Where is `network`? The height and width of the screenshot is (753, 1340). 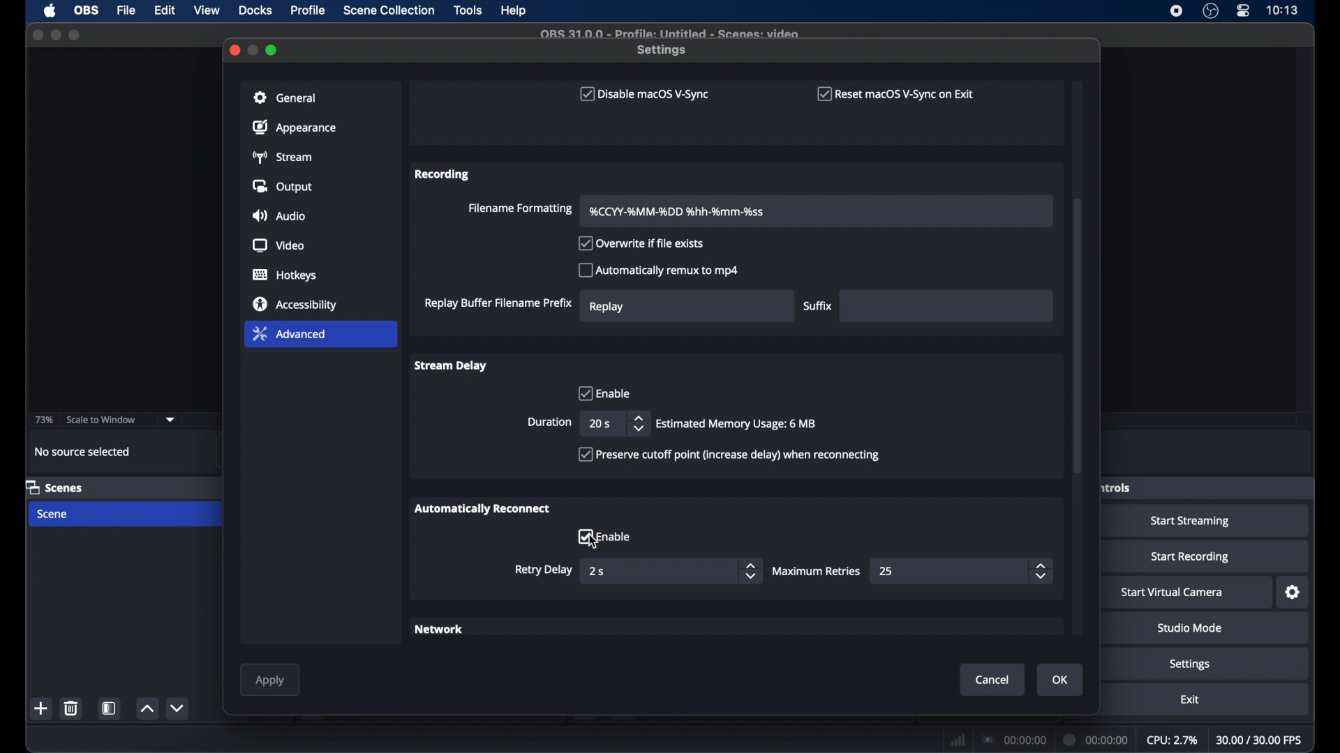 network is located at coordinates (958, 738).